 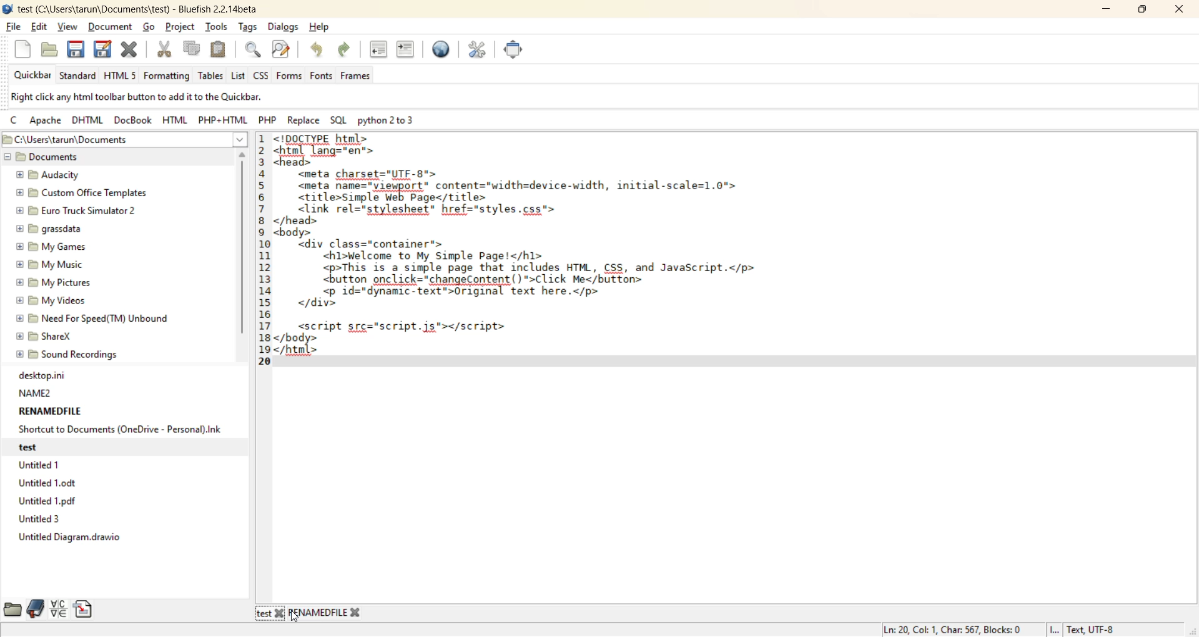 What do you see at coordinates (219, 48) in the screenshot?
I see `paste` at bounding box center [219, 48].